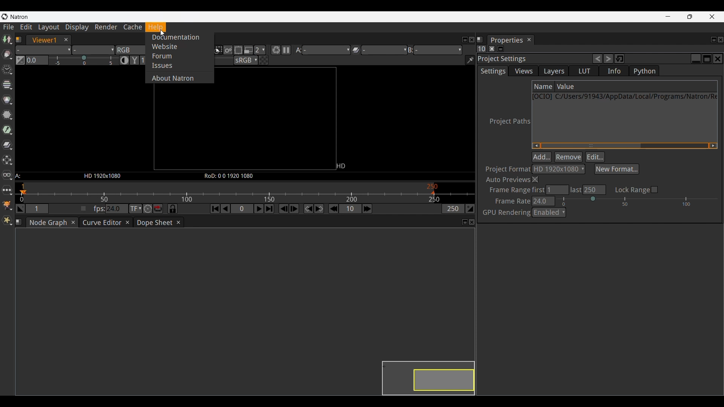 Image resolution: width=724 pixels, height=407 pixels. I want to click on Close properties panel, so click(529, 40).